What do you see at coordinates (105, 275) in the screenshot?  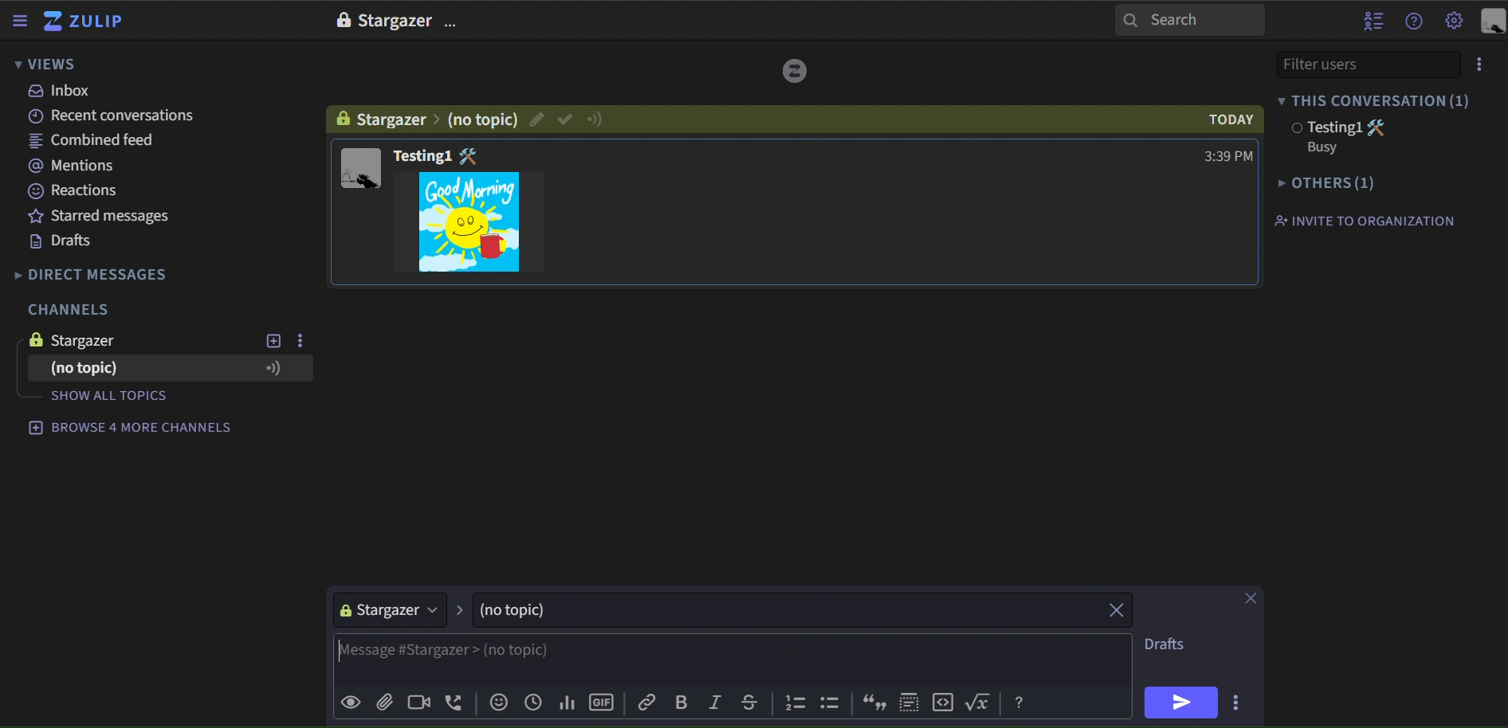 I see `direct messages` at bounding box center [105, 275].